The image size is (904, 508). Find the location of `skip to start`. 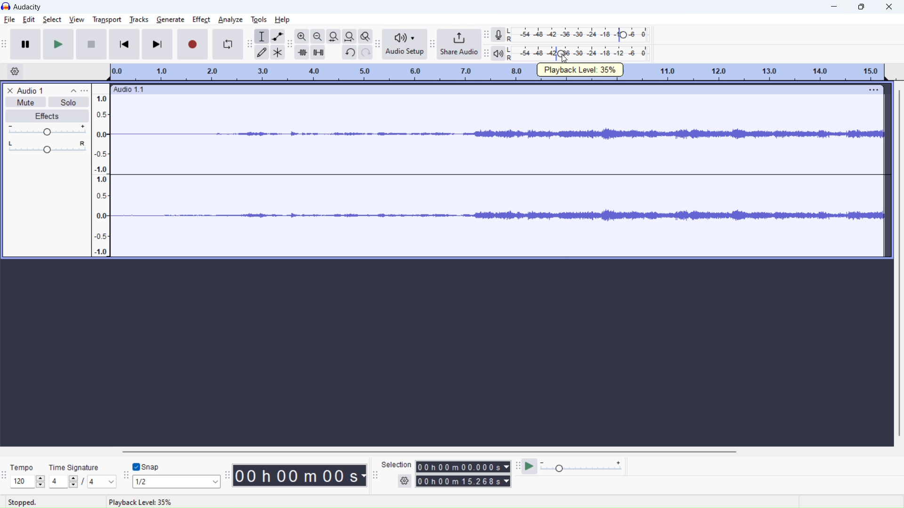

skip to start is located at coordinates (124, 44).